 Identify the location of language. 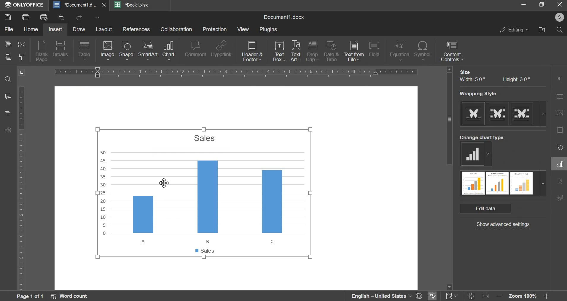
(387, 296).